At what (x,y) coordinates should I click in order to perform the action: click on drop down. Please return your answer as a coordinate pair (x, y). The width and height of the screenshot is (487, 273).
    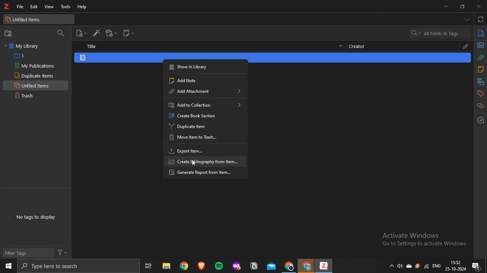
    Looking at the image, I should click on (467, 19).